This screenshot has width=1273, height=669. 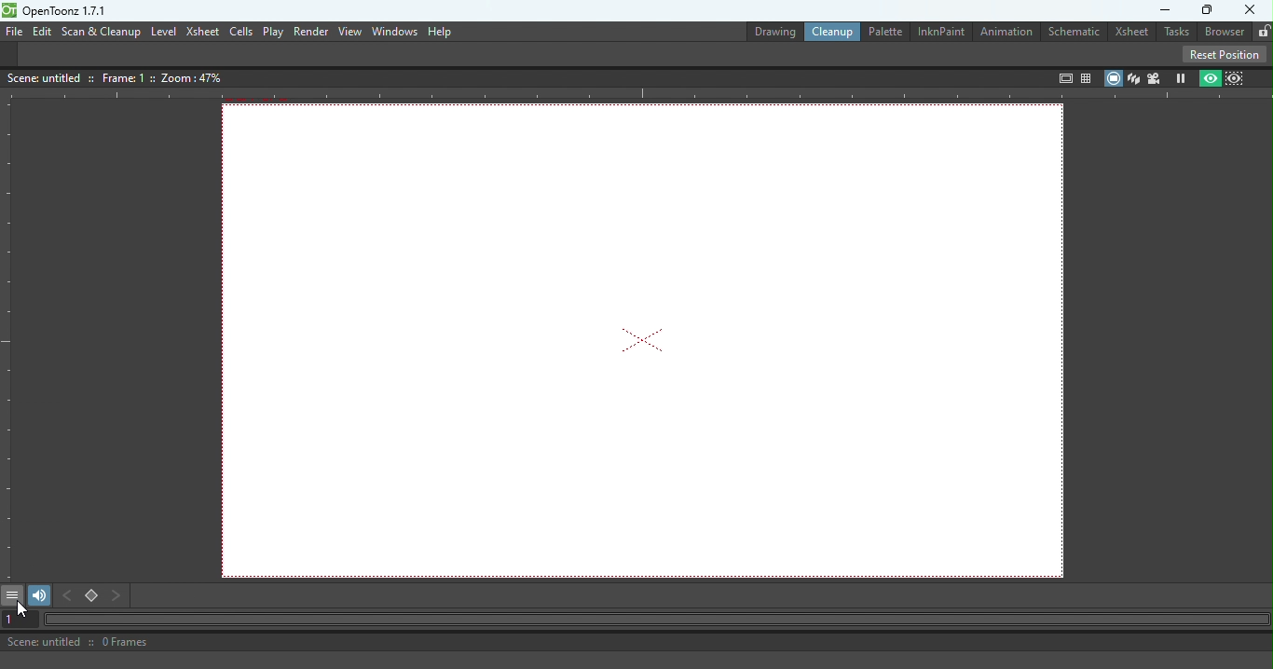 I want to click on InknPaint, so click(x=944, y=31).